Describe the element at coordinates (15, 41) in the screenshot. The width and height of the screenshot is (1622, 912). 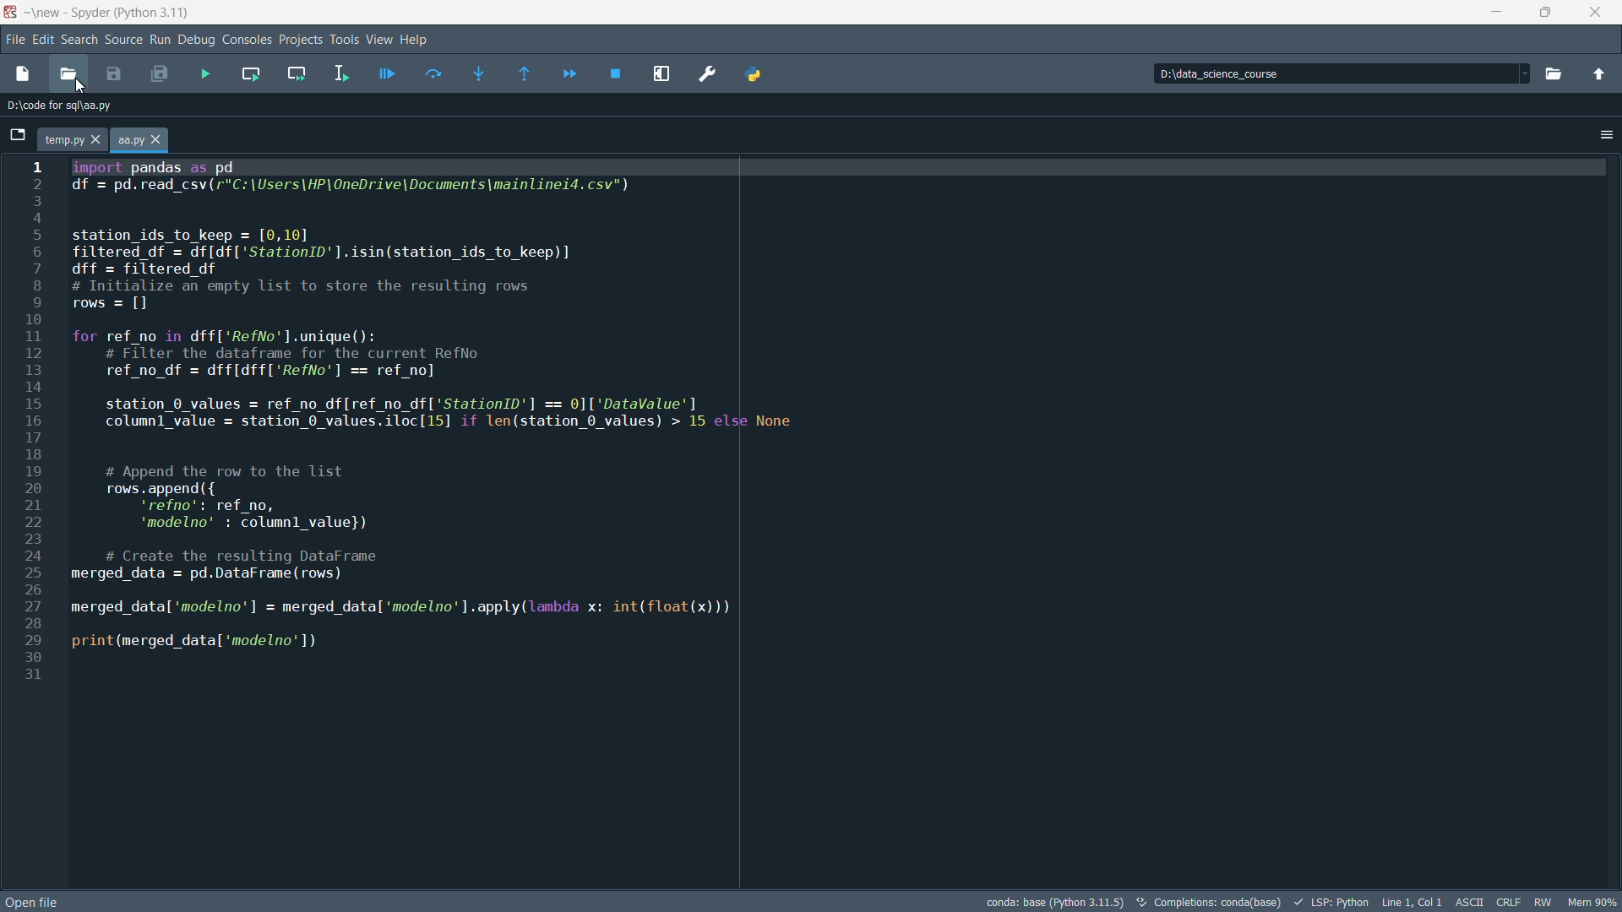
I see `file menu` at that location.